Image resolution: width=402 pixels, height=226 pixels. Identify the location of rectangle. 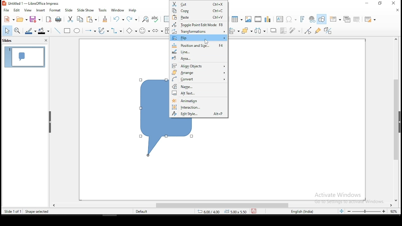
(68, 31).